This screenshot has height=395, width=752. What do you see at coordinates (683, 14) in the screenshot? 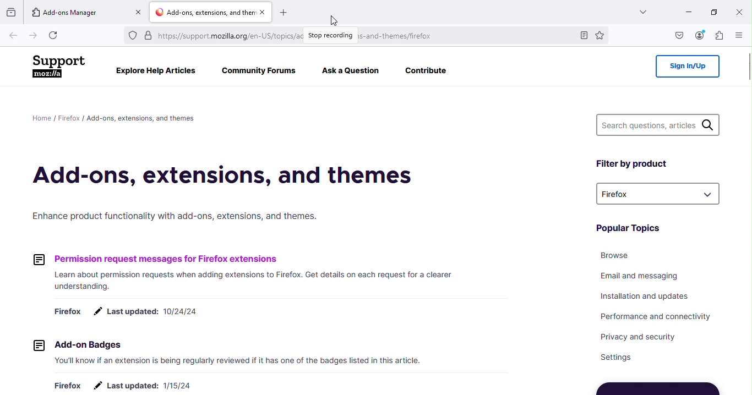
I see `Minimize` at bounding box center [683, 14].